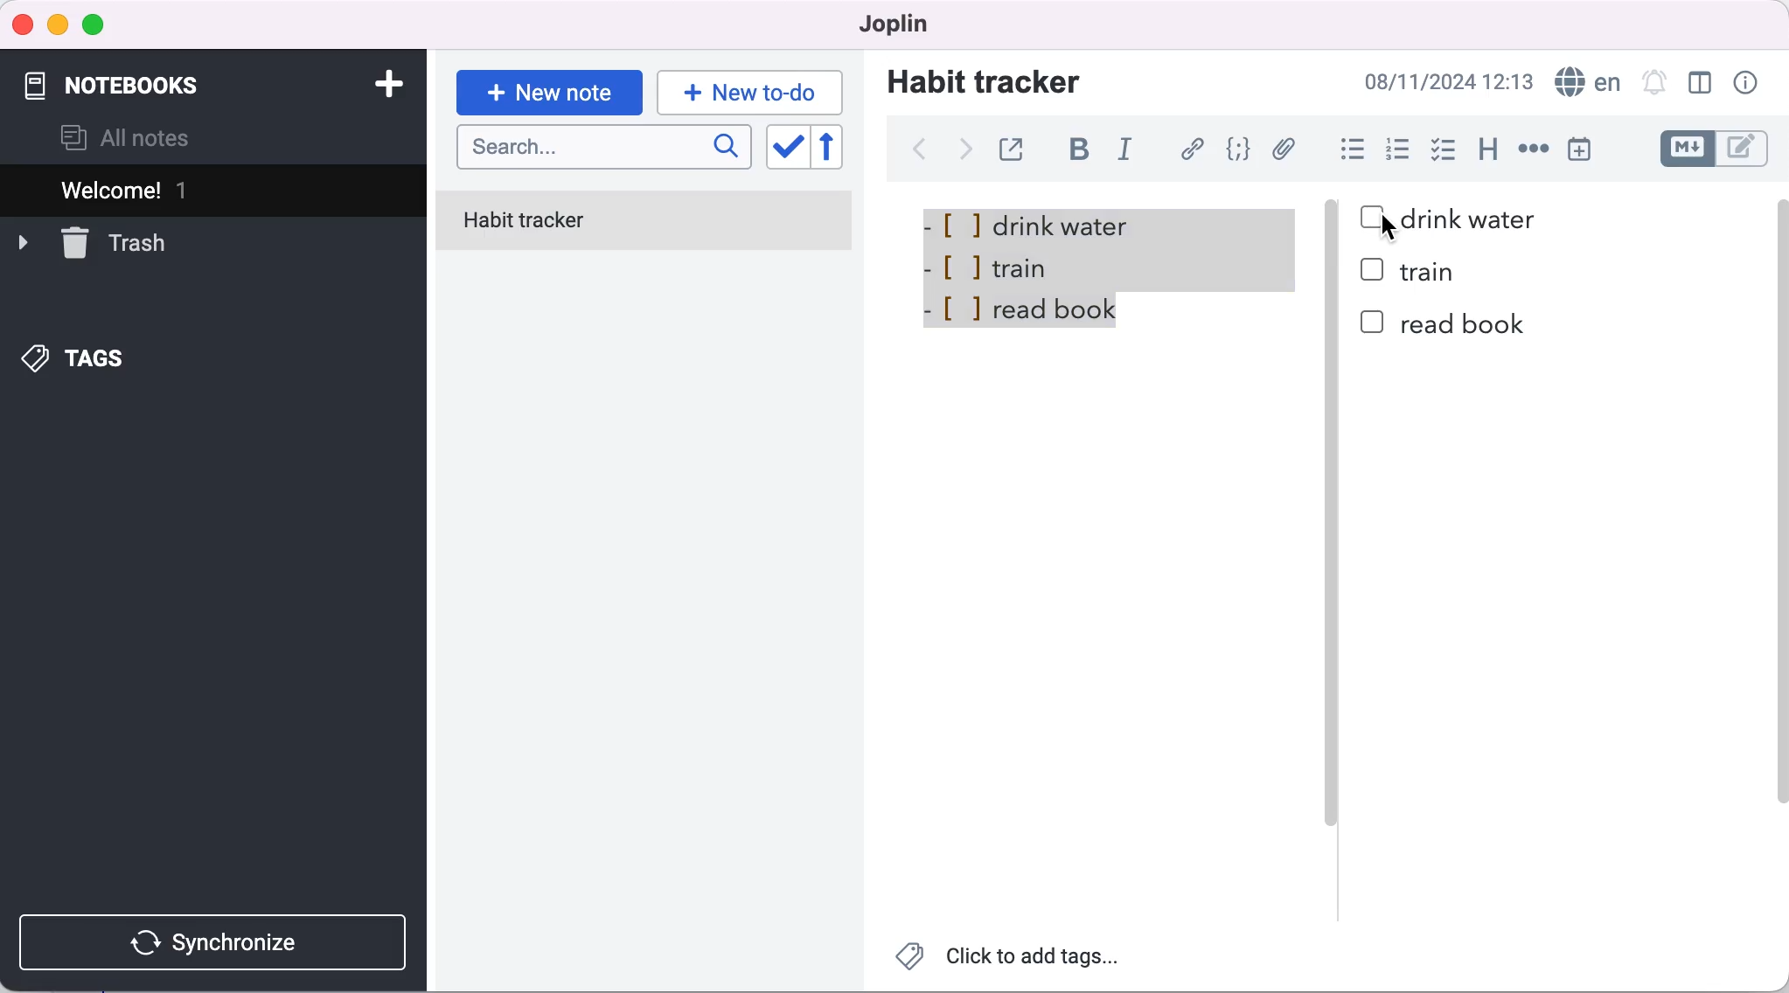 This screenshot has height=993, width=1789. I want to click on minimize, so click(57, 25).